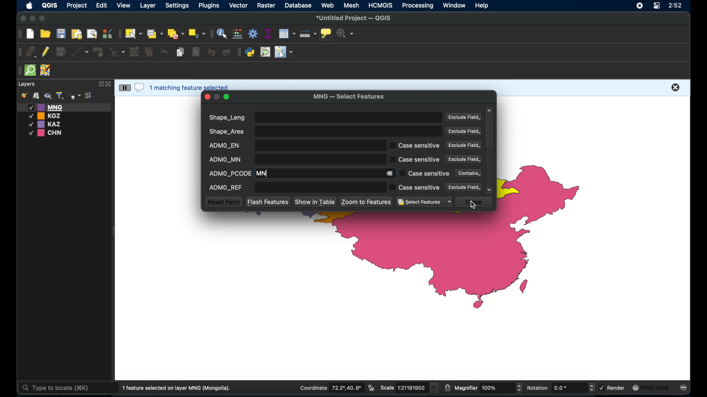 The height and width of the screenshot is (397, 707). I want to click on plugins, so click(210, 6).